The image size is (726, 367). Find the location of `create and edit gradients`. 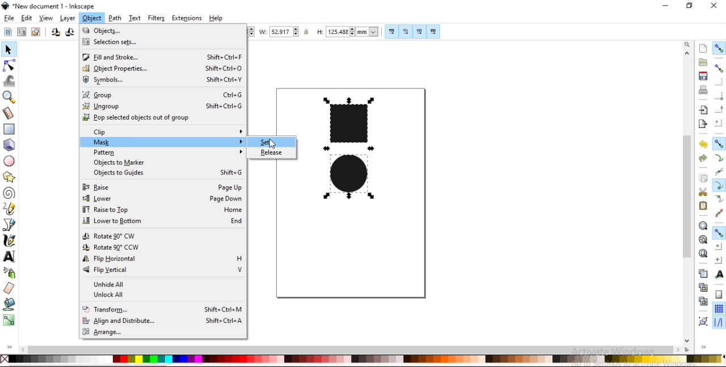

create and edit gradients is located at coordinates (10, 321).